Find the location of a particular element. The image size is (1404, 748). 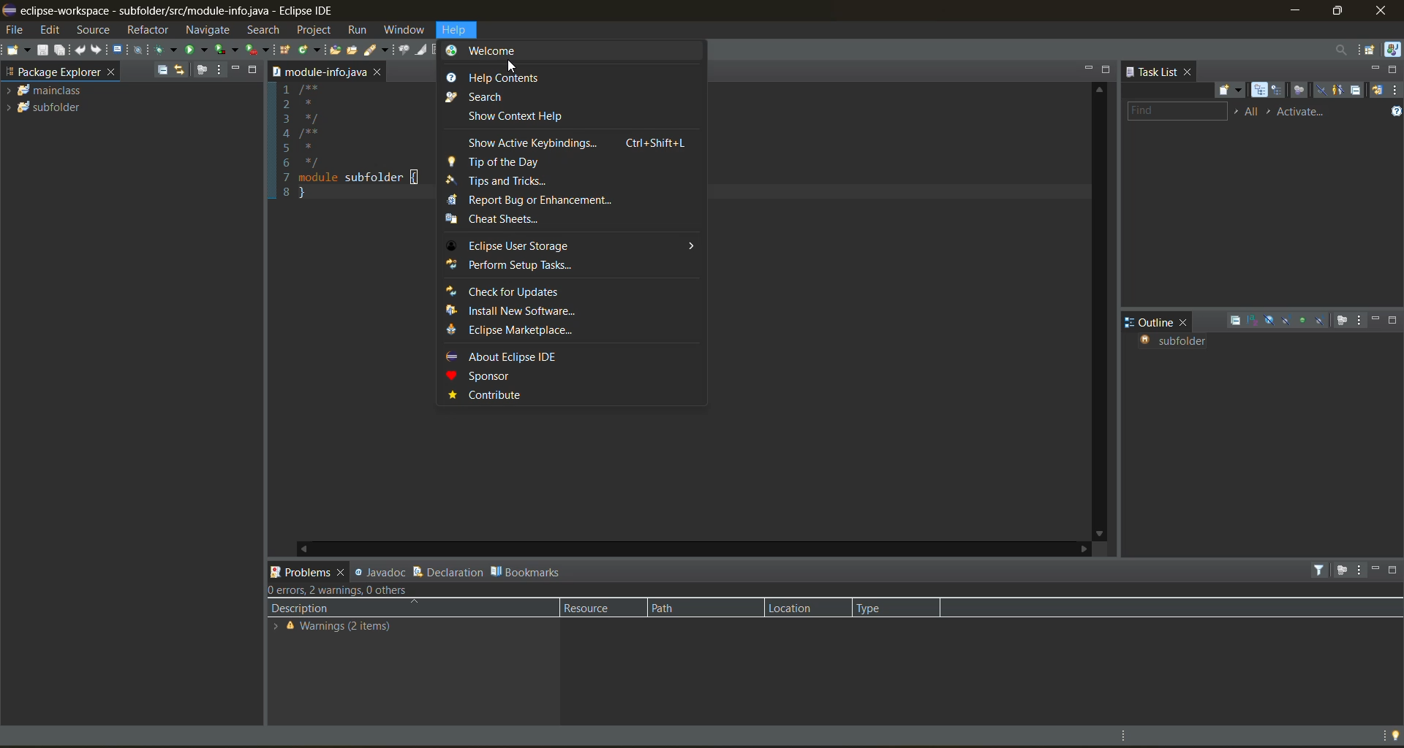

run is located at coordinates (355, 30).